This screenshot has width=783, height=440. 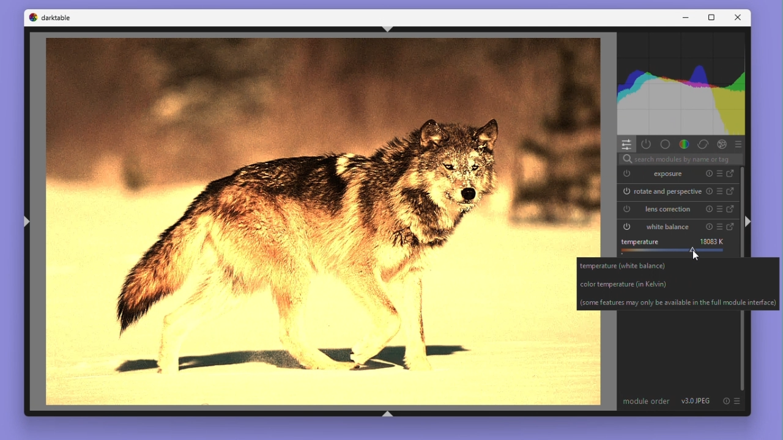 I want to click on Correct, so click(x=703, y=144).